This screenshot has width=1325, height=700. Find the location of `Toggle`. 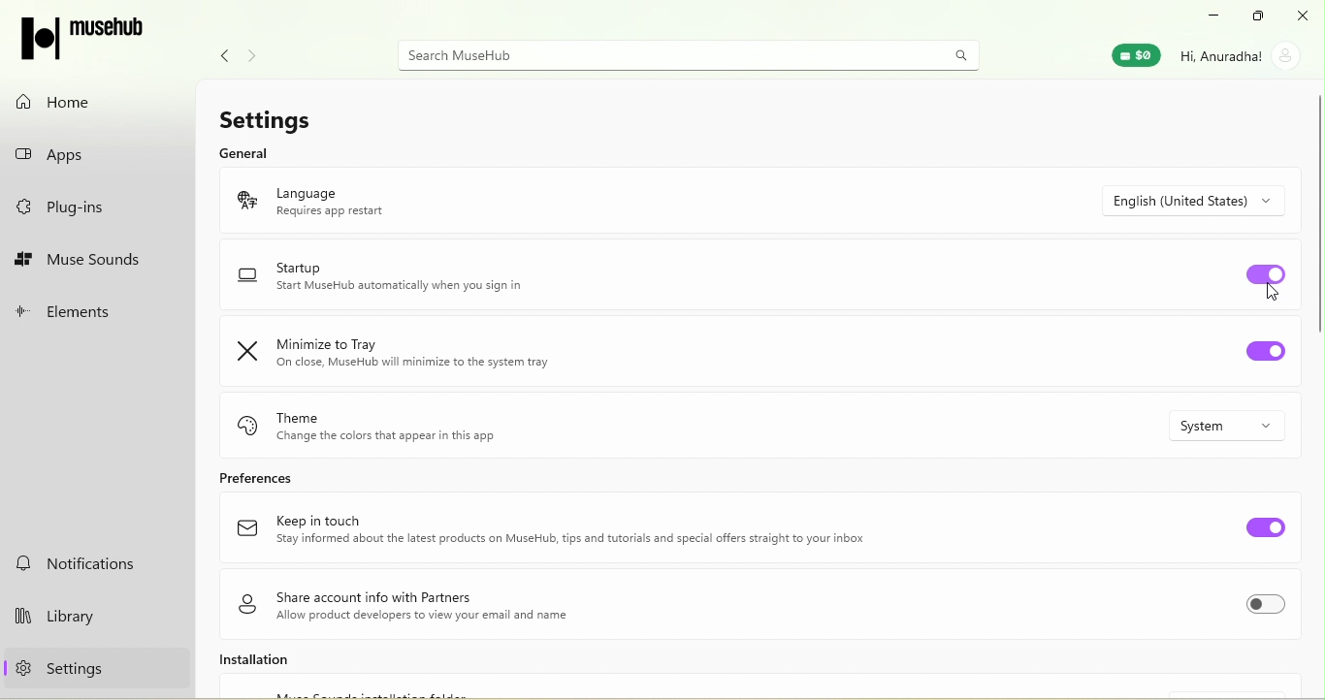

Toggle is located at coordinates (1265, 354).